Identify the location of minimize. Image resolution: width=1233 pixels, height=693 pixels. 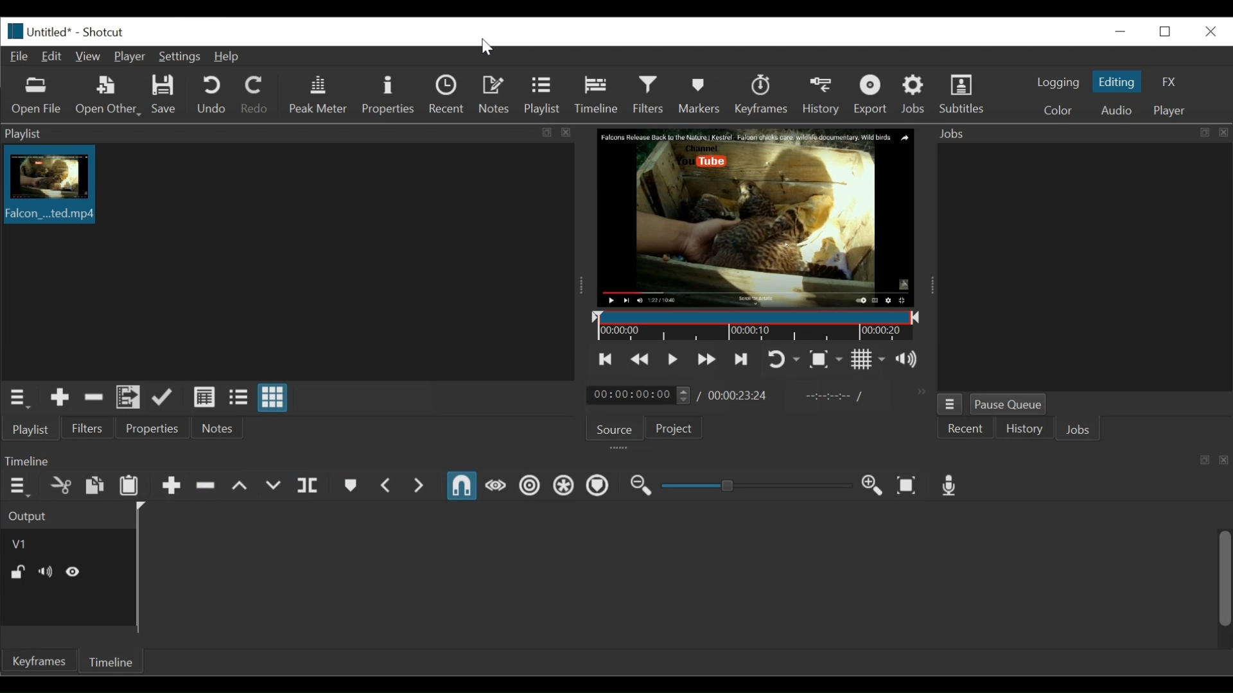
(1117, 31).